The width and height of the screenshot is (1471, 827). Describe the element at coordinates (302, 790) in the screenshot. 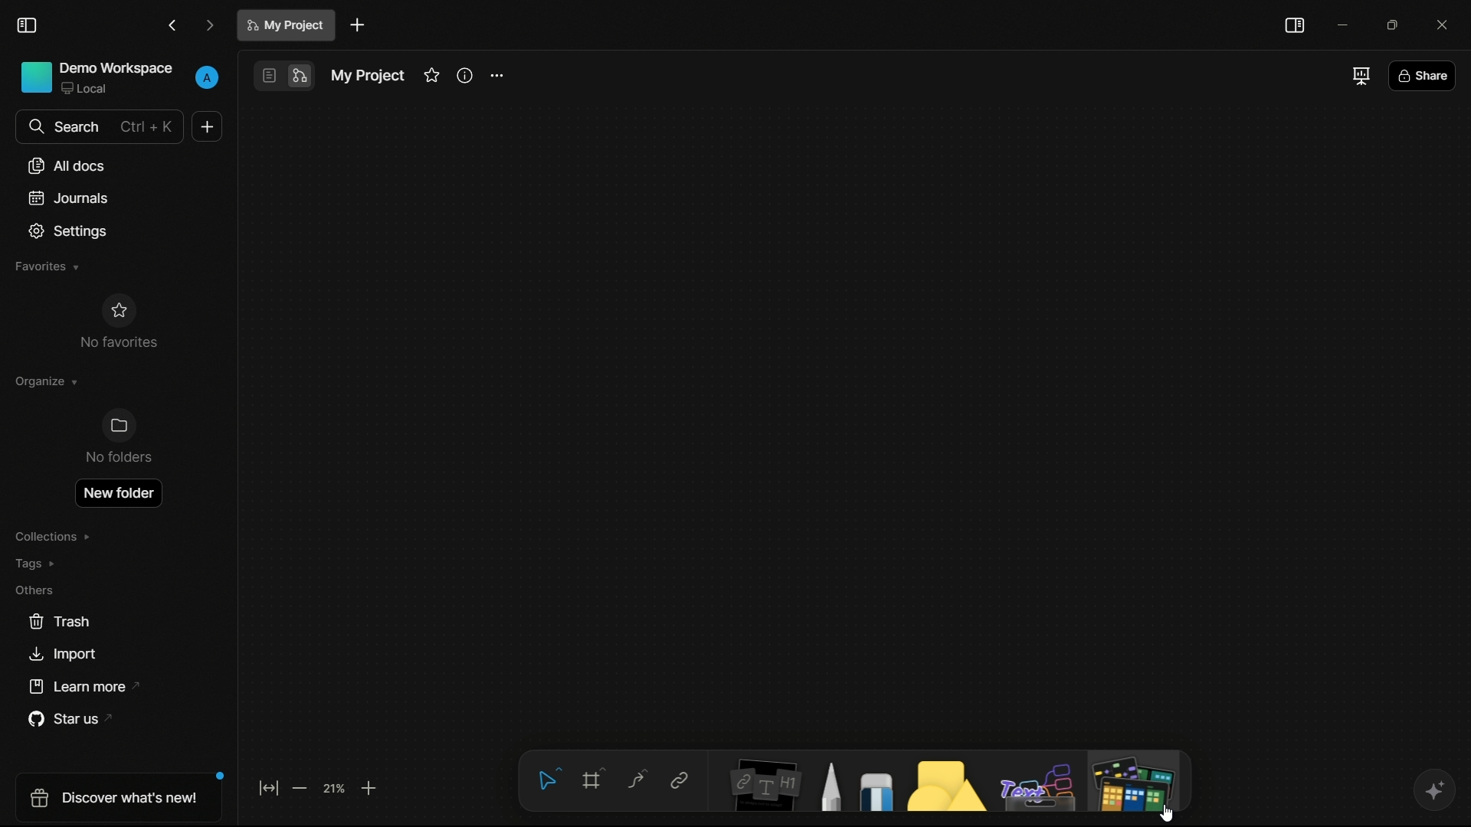

I see `zoom out` at that location.